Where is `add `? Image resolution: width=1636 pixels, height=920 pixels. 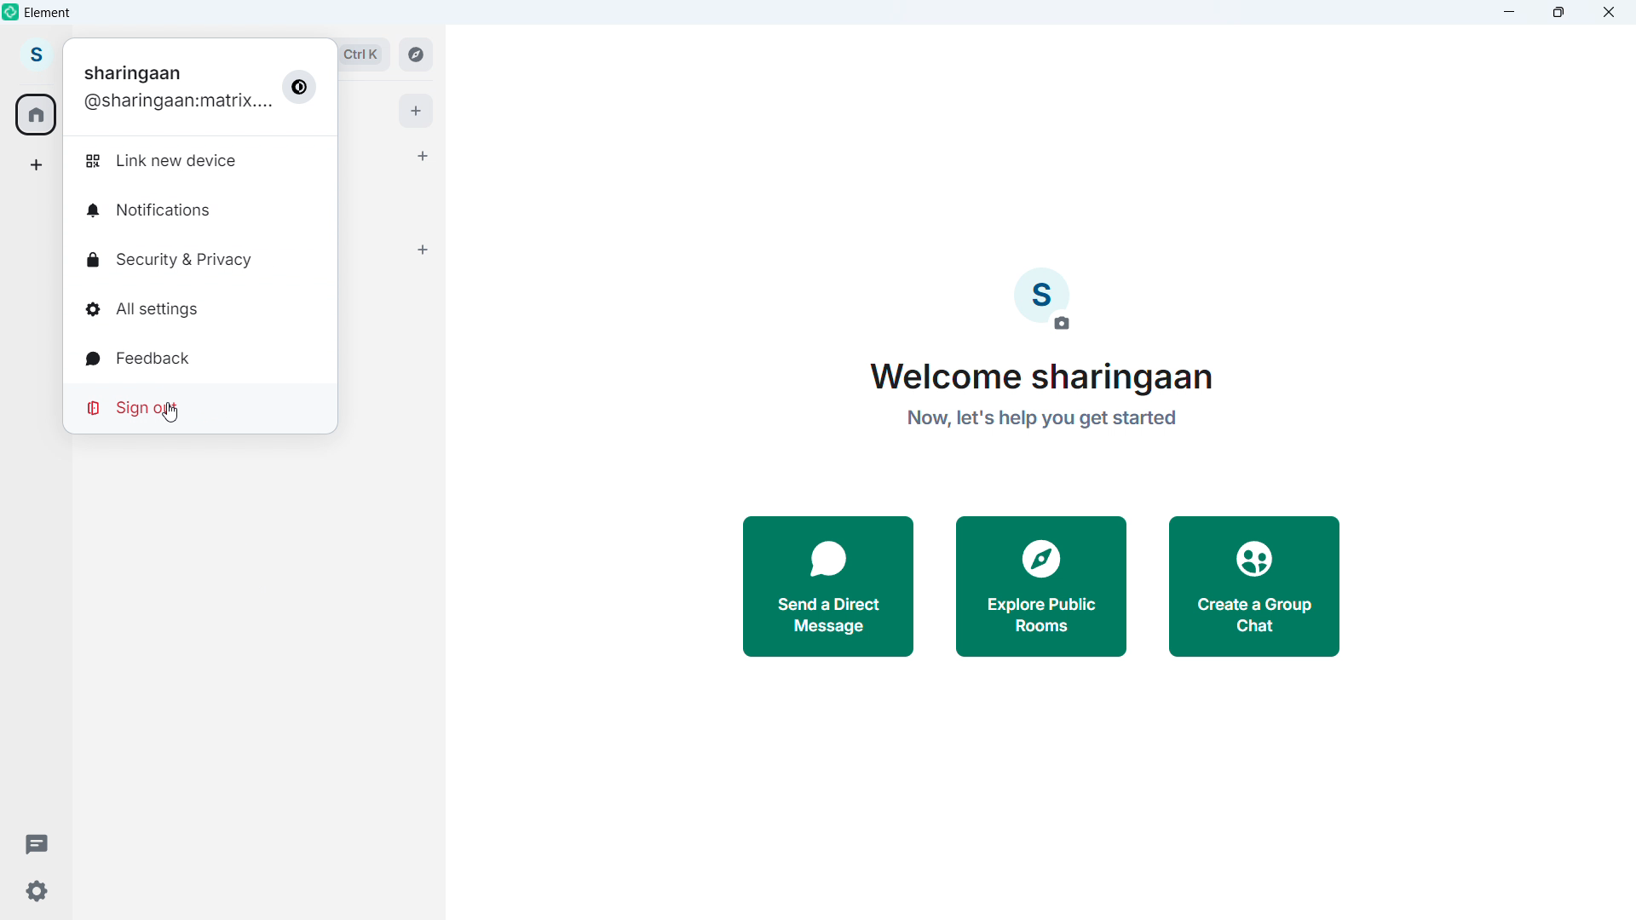
add  is located at coordinates (417, 111).